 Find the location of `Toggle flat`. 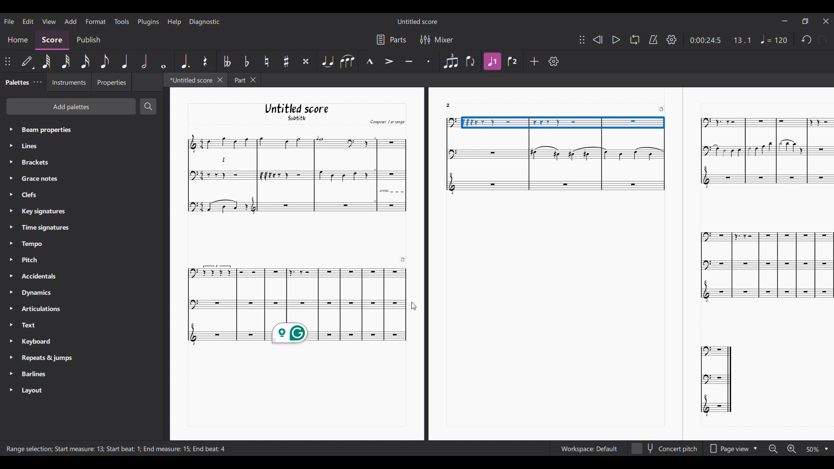

Toggle flat is located at coordinates (246, 61).